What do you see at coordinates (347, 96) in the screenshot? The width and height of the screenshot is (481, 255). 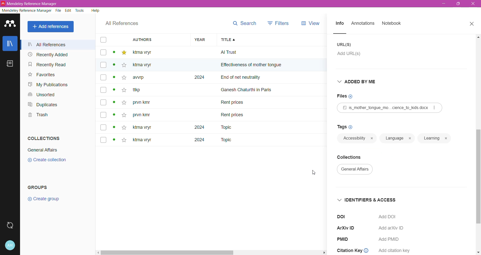 I see `Click to add Files` at bounding box center [347, 96].